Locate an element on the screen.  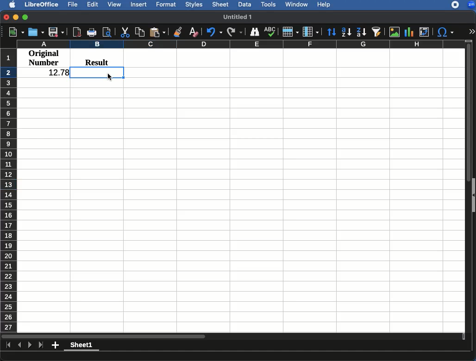
Open is located at coordinates (36, 32).